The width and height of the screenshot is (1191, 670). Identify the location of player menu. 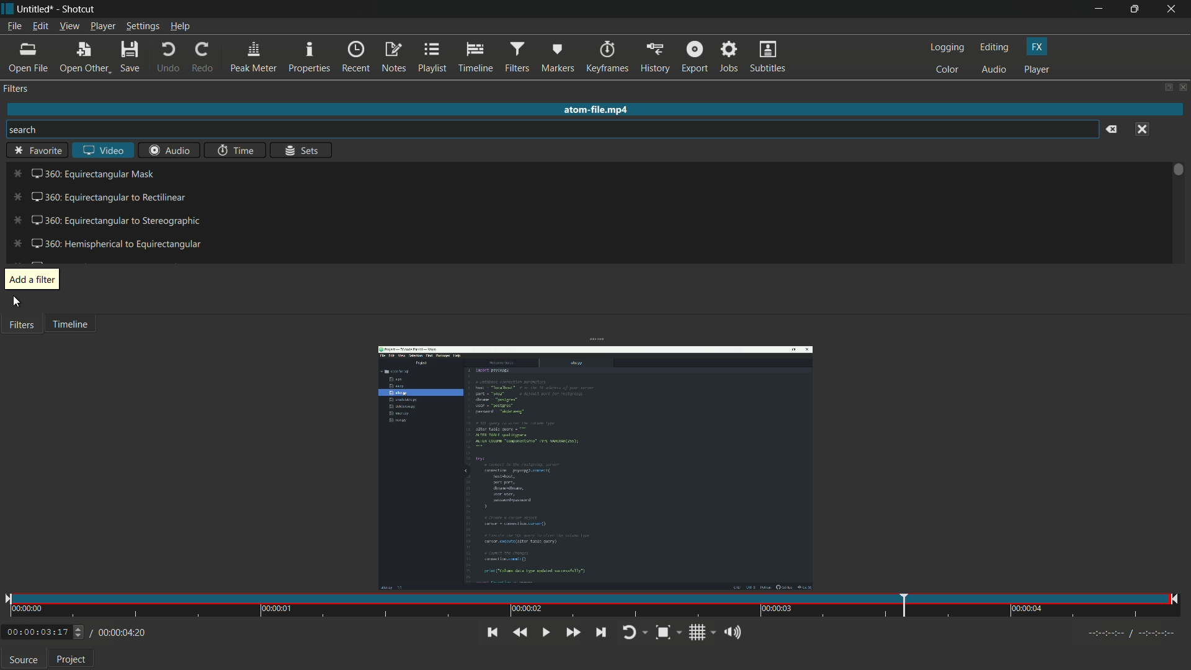
(102, 27).